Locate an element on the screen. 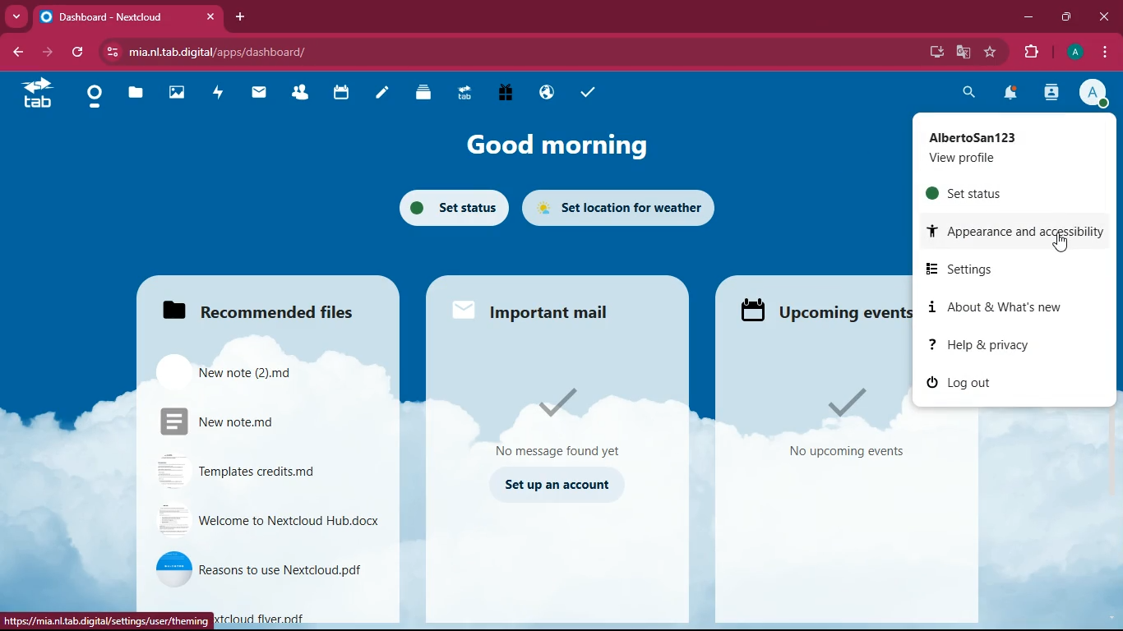 The image size is (1123, 631). activity is located at coordinates (1050, 92).